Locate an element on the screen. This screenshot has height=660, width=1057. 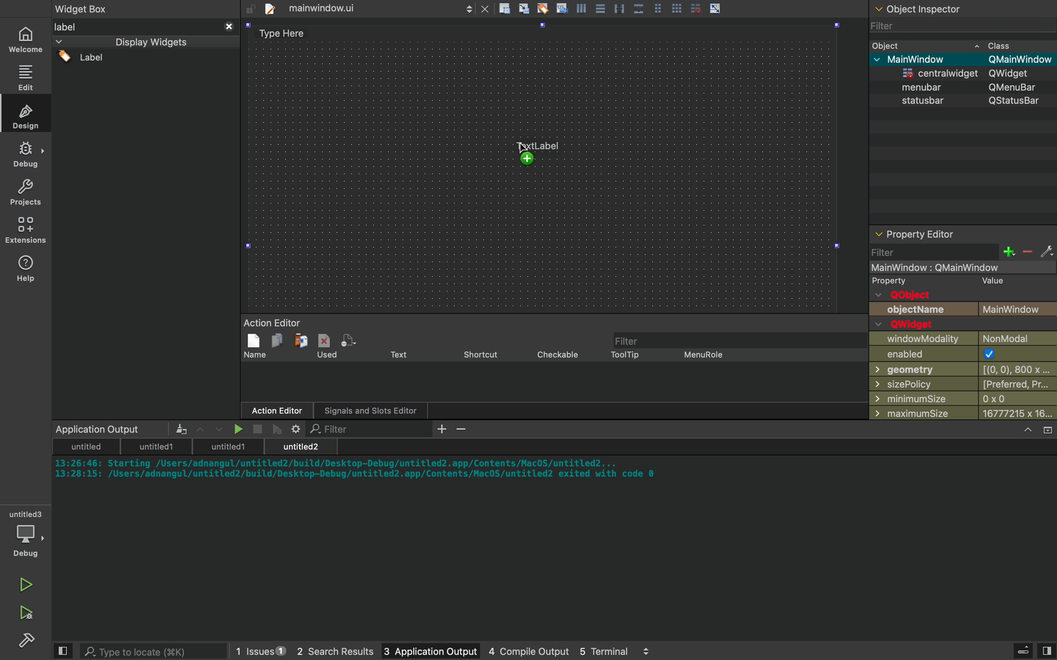
Object  is located at coordinates (932, 10).